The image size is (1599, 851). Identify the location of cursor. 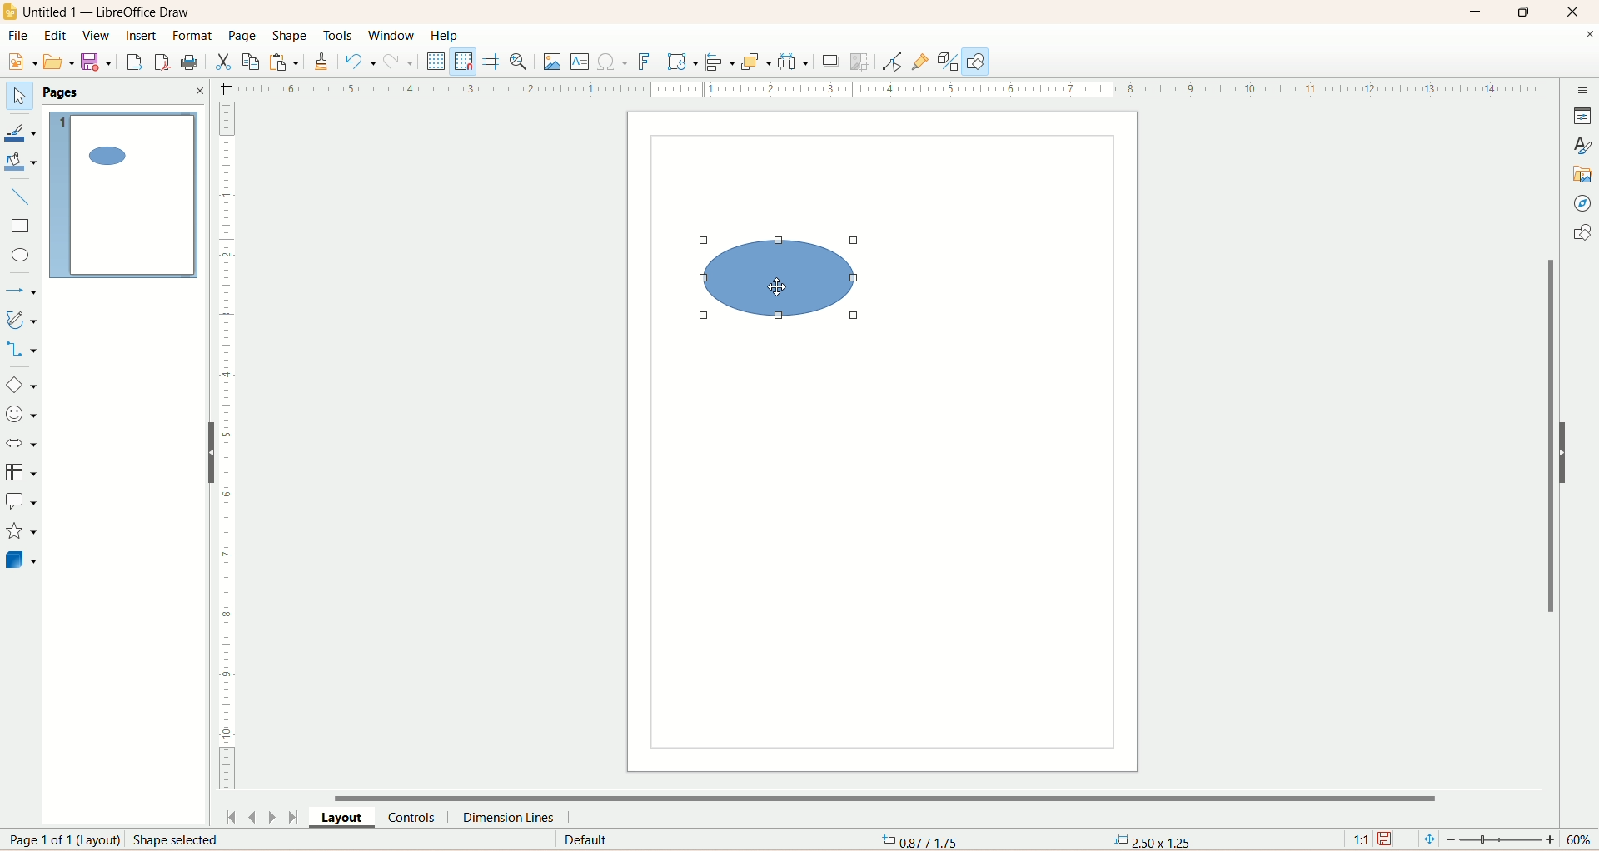
(779, 290).